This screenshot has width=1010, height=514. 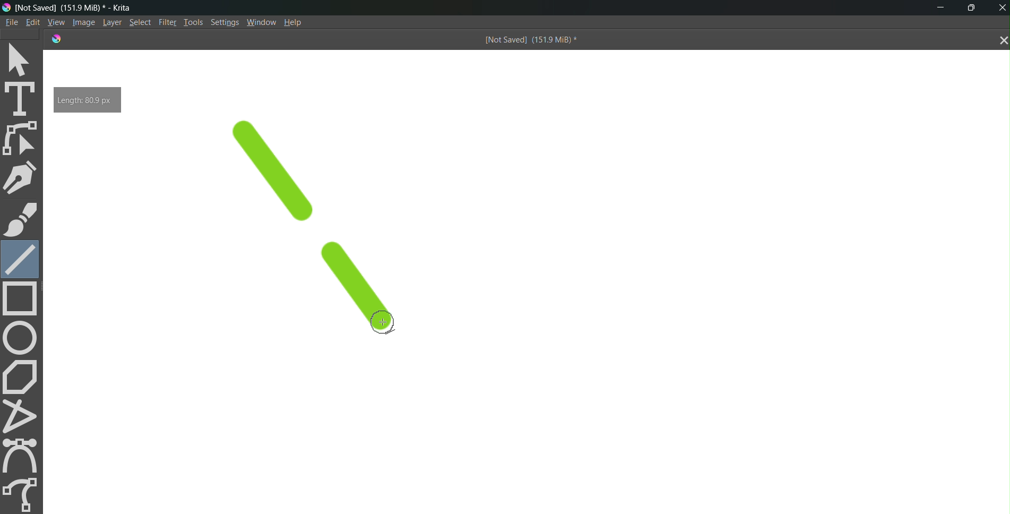 I want to click on curve tool, so click(x=24, y=455).